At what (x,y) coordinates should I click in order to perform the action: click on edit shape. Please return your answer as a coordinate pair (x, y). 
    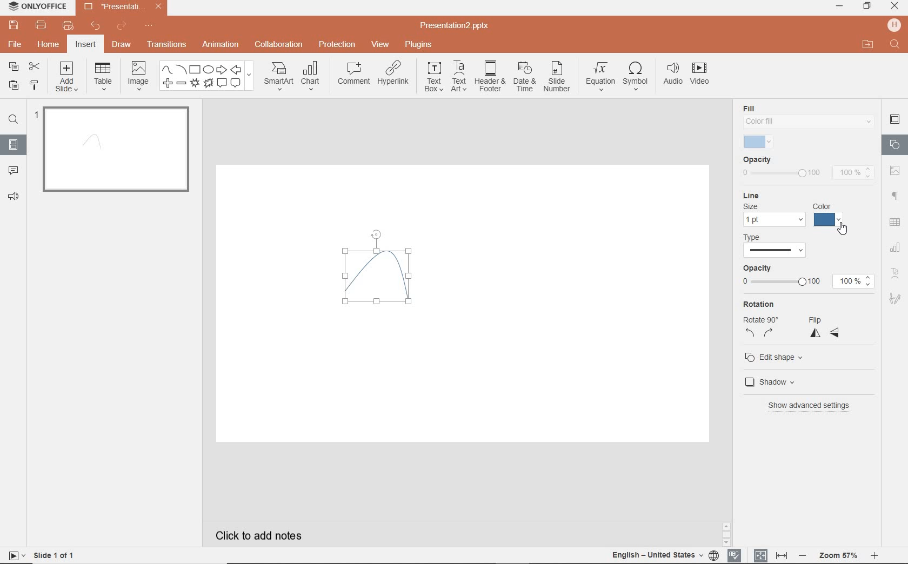
    Looking at the image, I should click on (777, 357).